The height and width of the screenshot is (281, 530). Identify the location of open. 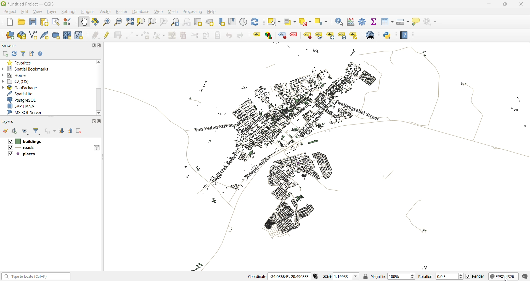
(22, 21).